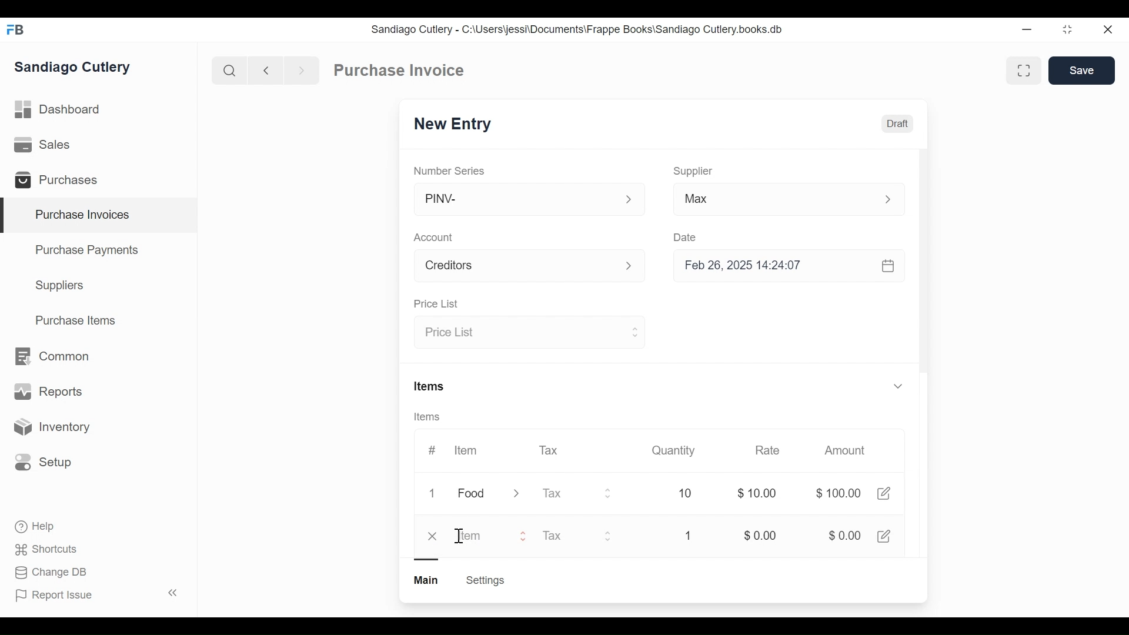 This screenshot has width=1129, height=635. I want to click on Sandiago Cutlery - C:\Users\jessi\Documents\Frappe Books\Sandiago Cutlery.books.db, so click(577, 29).